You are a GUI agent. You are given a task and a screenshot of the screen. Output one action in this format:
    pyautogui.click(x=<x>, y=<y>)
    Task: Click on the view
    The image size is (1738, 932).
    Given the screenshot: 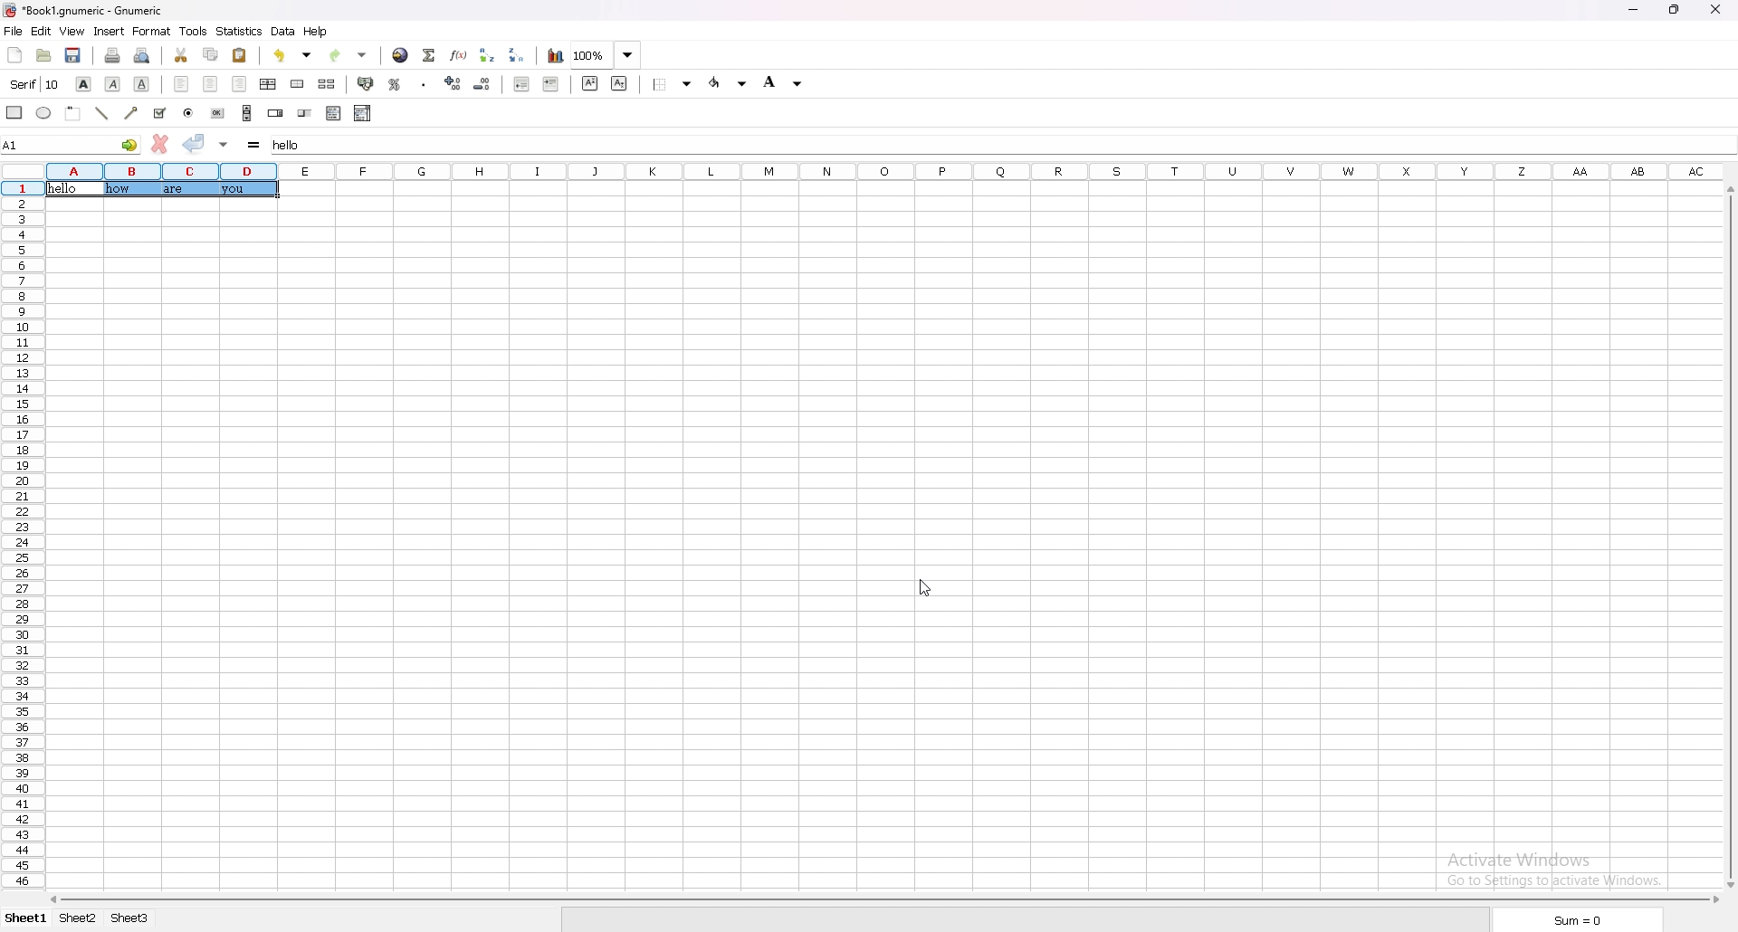 What is the action you would take?
    pyautogui.click(x=72, y=32)
    